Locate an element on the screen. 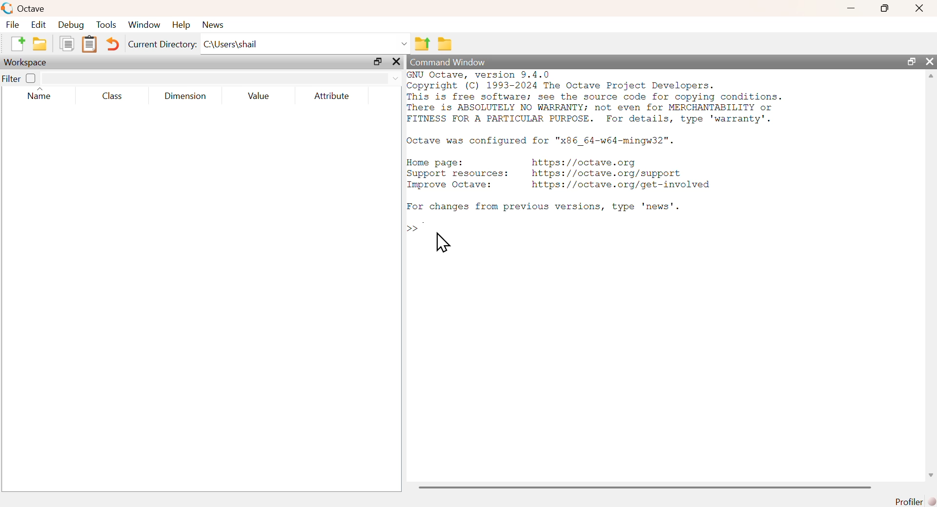 This screenshot has width=937, height=507. tools is located at coordinates (107, 25).